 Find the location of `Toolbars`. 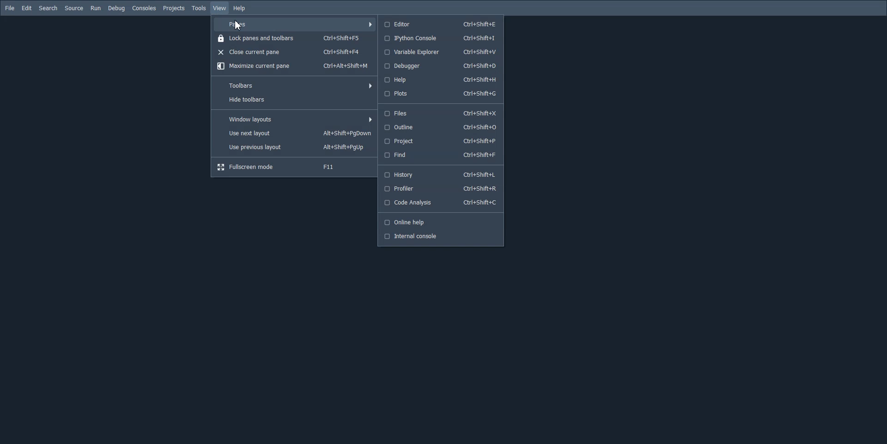

Toolbars is located at coordinates (294, 85).